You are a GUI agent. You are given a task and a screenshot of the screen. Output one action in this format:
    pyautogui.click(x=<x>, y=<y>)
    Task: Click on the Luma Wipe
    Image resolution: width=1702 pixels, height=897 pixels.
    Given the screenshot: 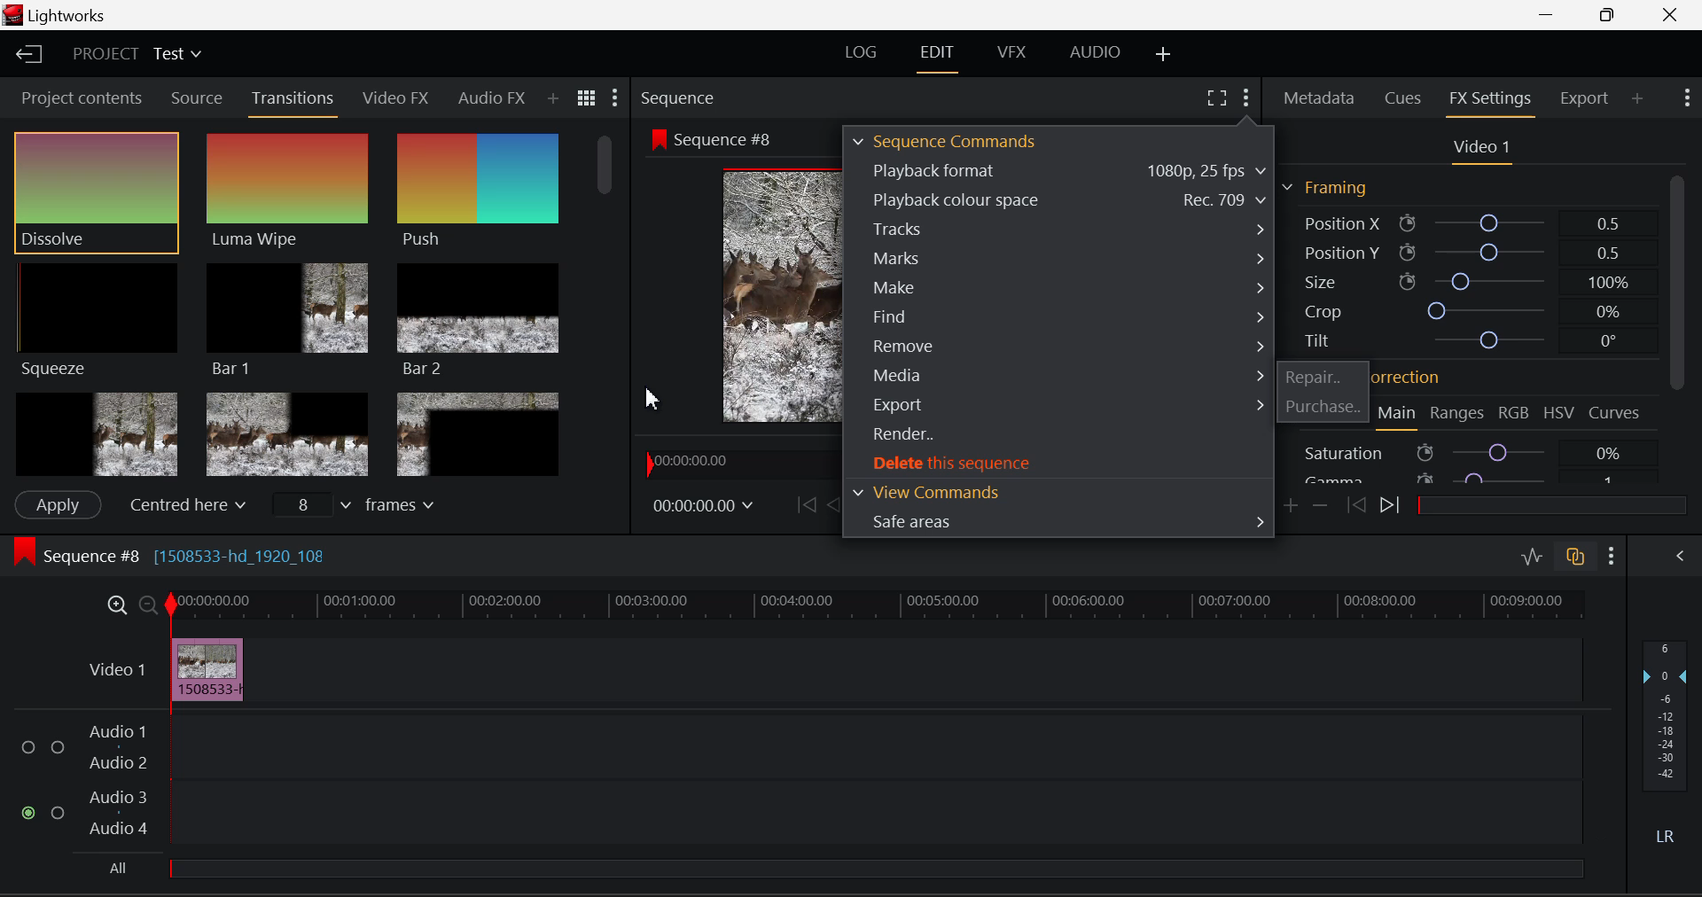 What is the action you would take?
    pyautogui.click(x=286, y=191)
    